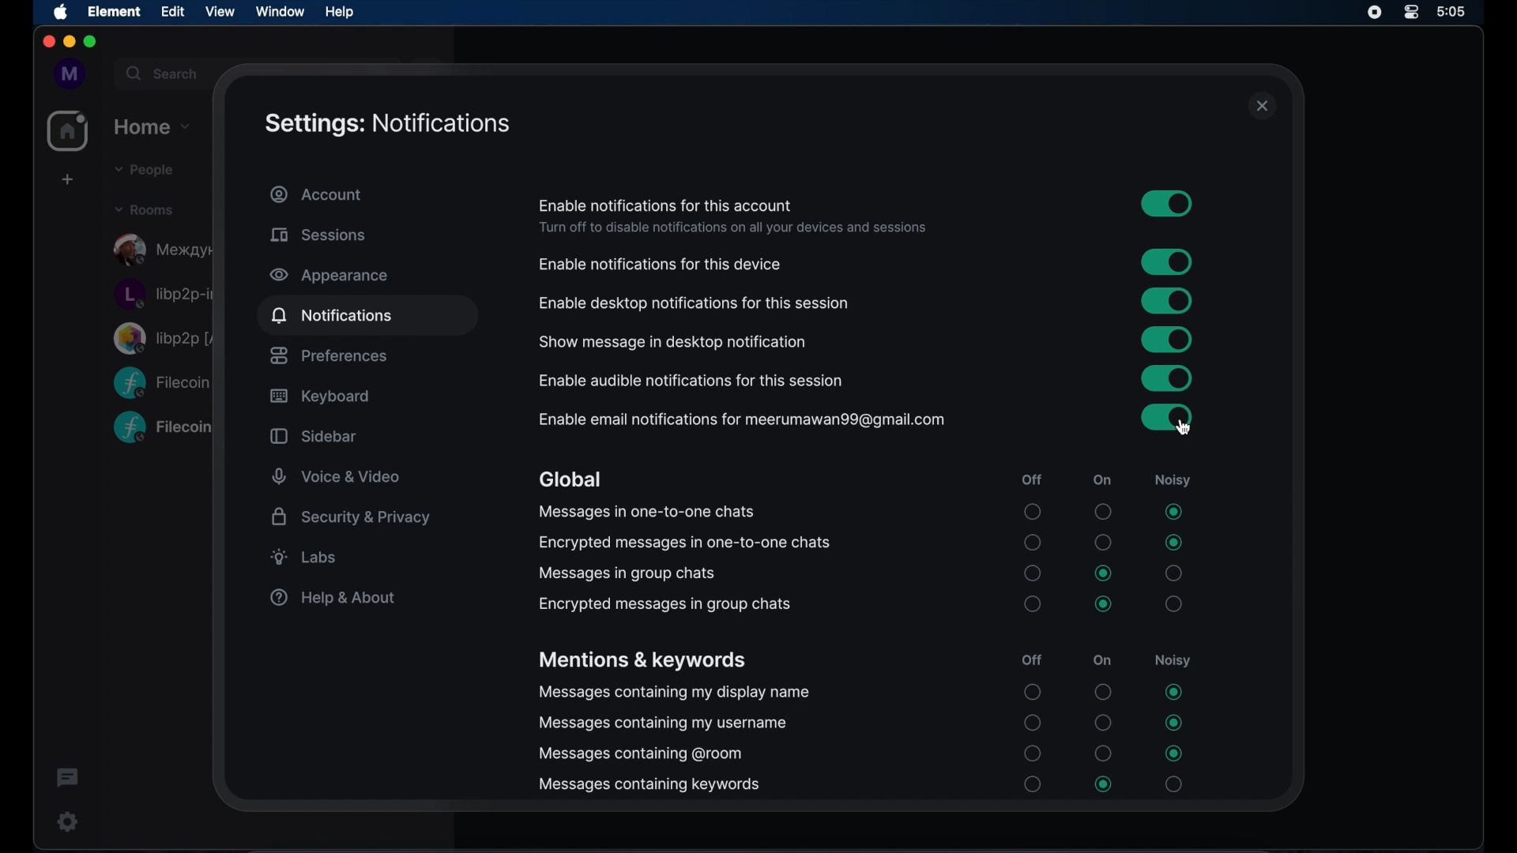 Image resolution: width=1517 pixels, height=853 pixels. What do you see at coordinates (319, 397) in the screenshot?
I see `keyboard` at bounding box center [319, 397].